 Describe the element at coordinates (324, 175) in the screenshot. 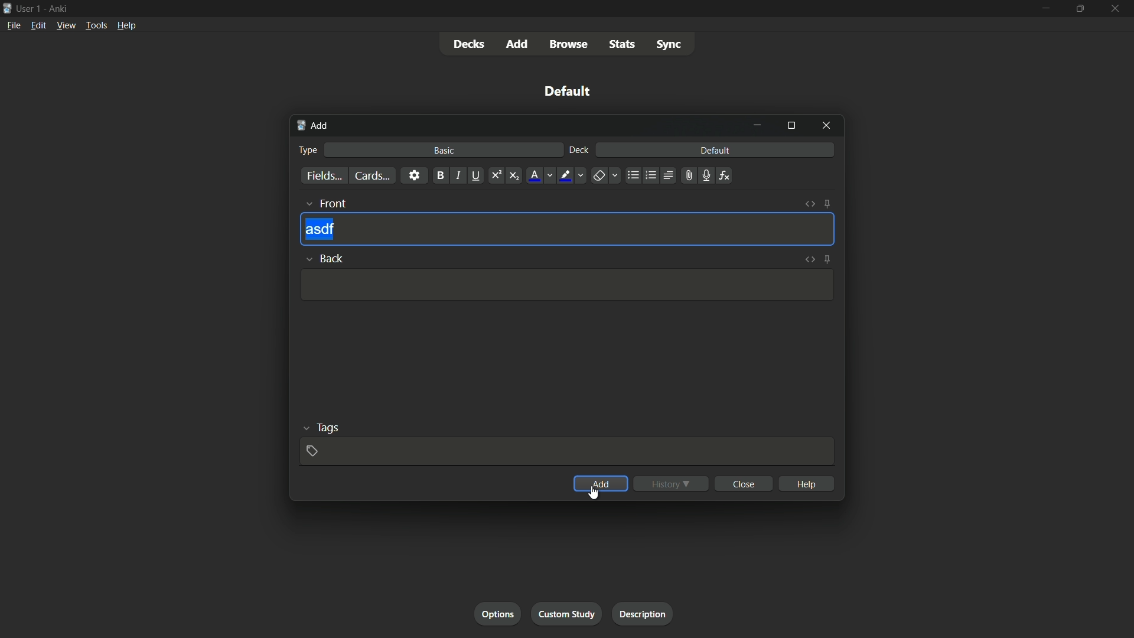

I see `fields` at that location.